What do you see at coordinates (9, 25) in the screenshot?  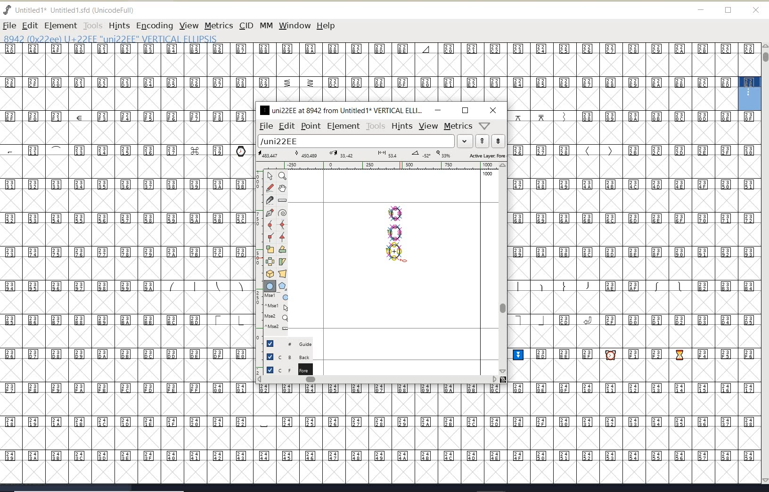 I see `FILE` at bounding box center [9, 25].